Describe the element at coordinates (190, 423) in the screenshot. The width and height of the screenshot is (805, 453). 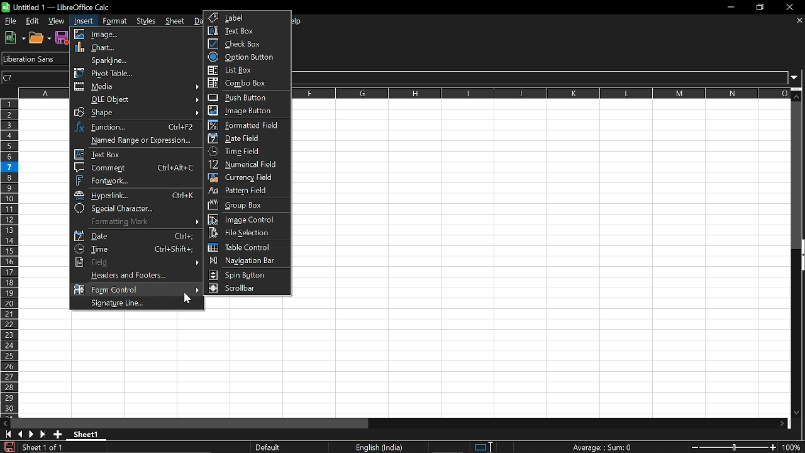
I see `Horizontal scrollbar` at that location.